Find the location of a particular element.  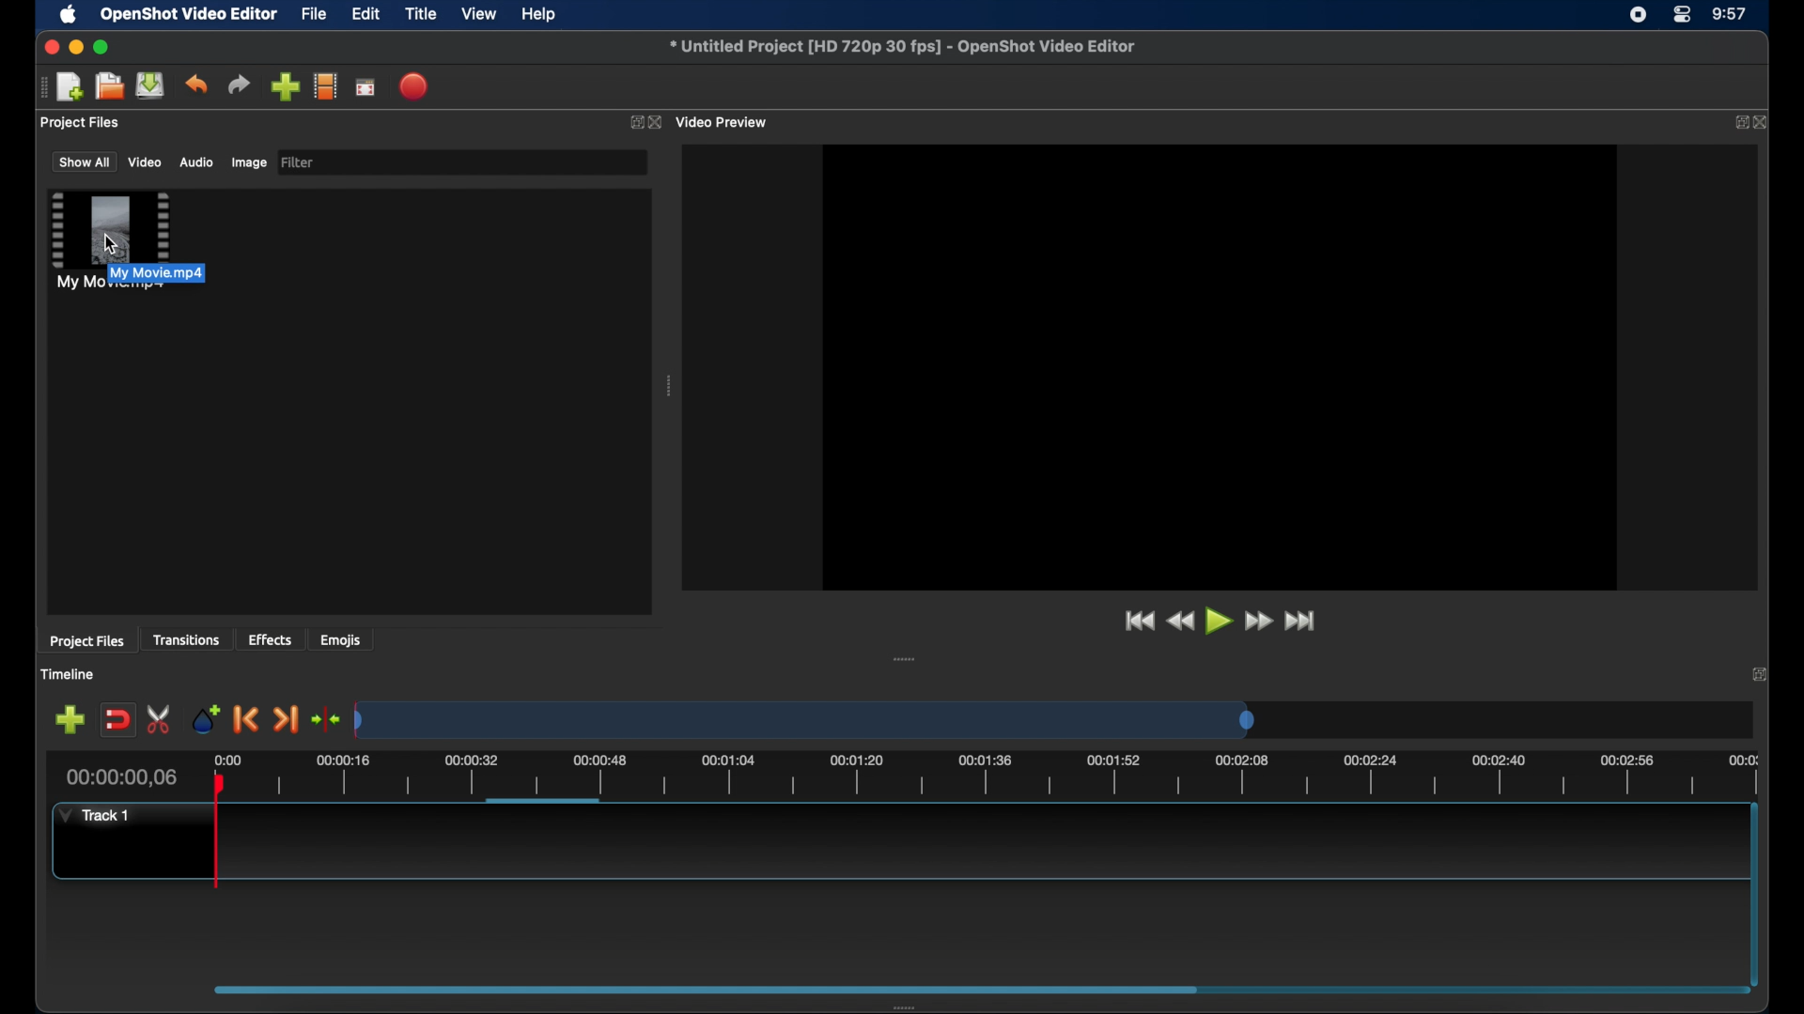

0.00 is located at coordinates (228, 759).